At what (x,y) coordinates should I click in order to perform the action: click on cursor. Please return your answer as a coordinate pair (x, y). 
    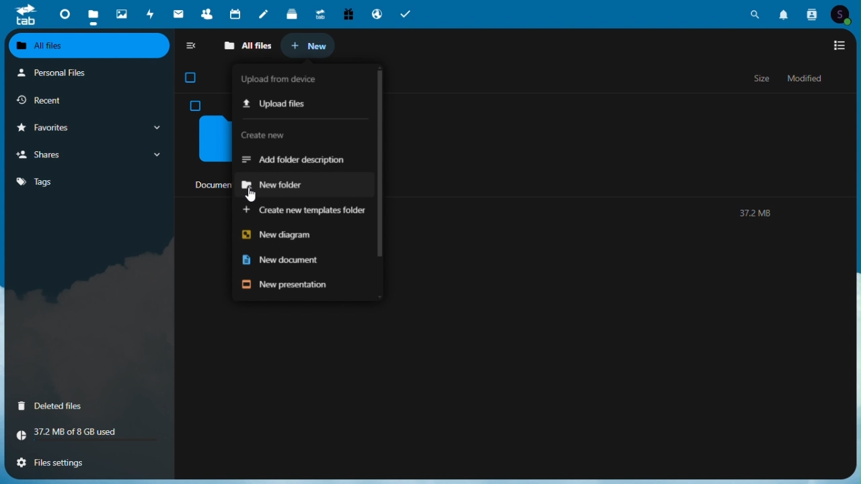
    Looking at the image, I should click on (254, 194).